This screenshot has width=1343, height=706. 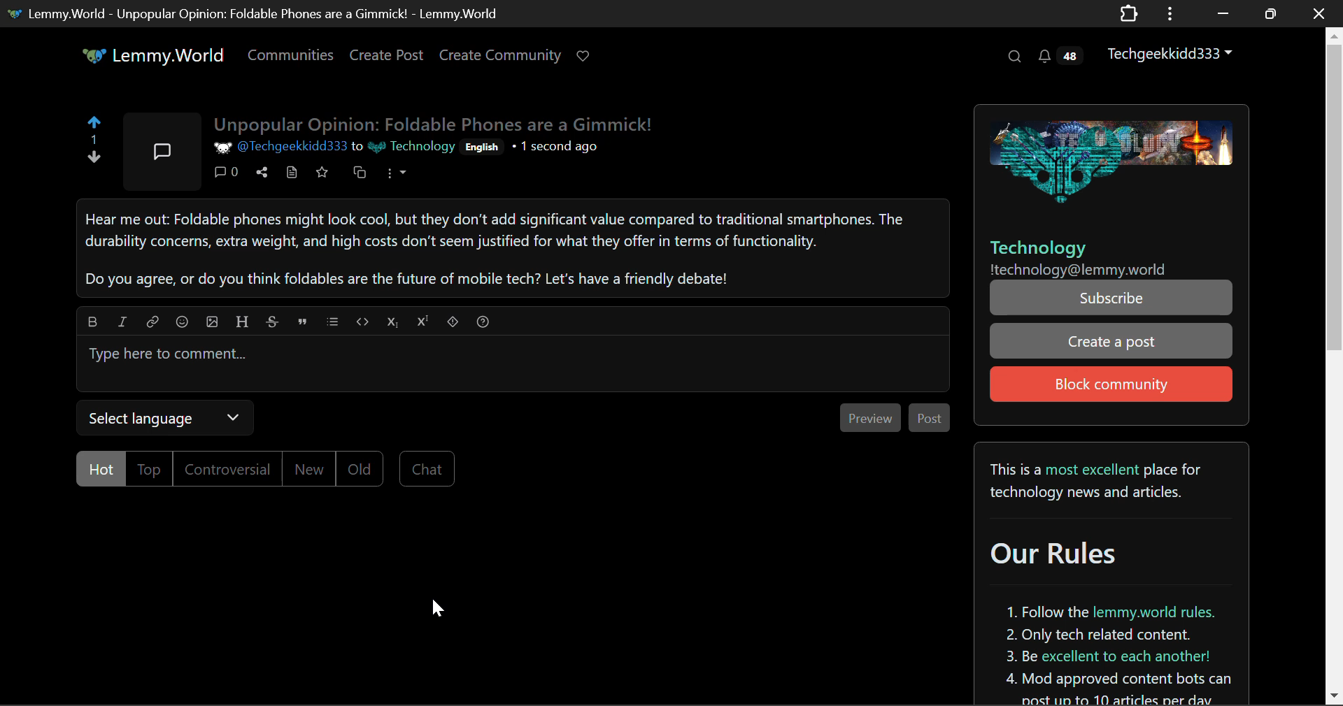 I want to click on Lemmy.World - Unpopular Opinion: Foldable Phones are a Gimmick - Lemmy.World, so click(x=260, y=13).